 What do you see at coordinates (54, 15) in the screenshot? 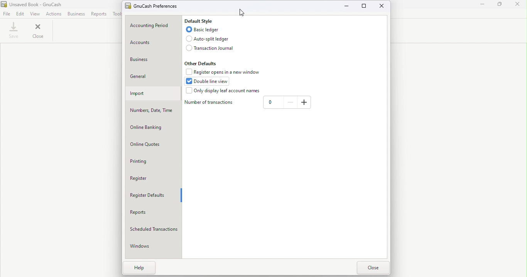
I see `Actions` at bounding box center [54, 15].